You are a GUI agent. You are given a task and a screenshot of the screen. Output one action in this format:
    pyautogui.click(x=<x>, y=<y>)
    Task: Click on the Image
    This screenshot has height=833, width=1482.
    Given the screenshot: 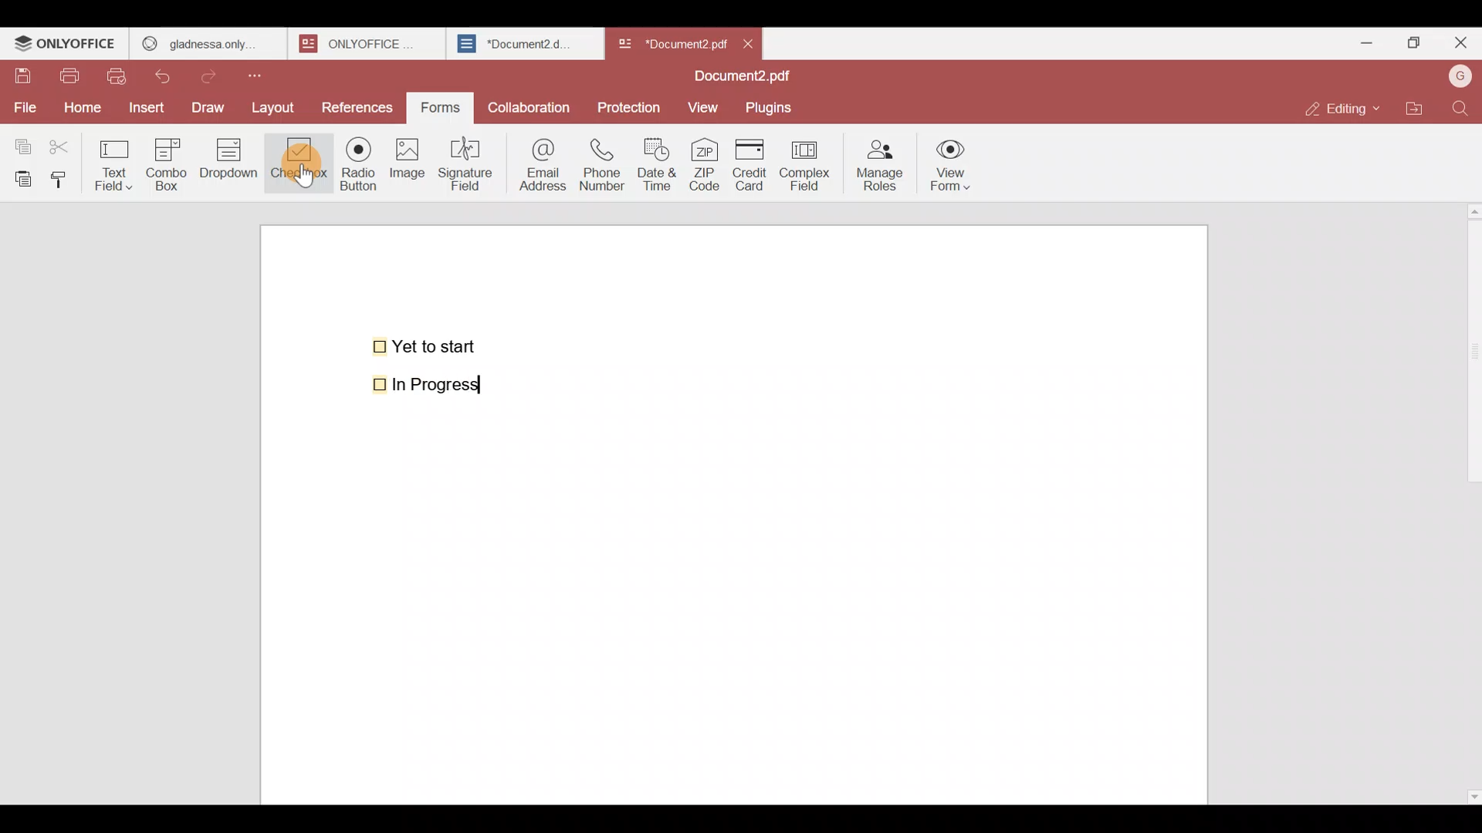 What is the action you would take?
    pyautogui.click(x=409, y=170)
    